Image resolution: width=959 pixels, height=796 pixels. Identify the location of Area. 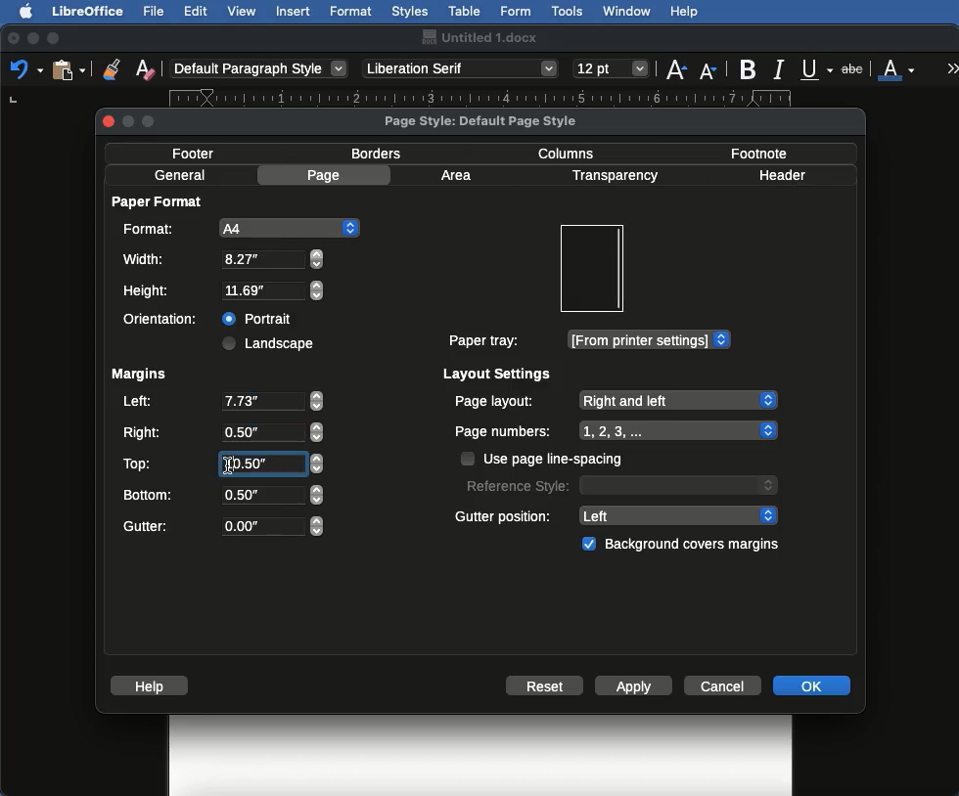
(459, 175).